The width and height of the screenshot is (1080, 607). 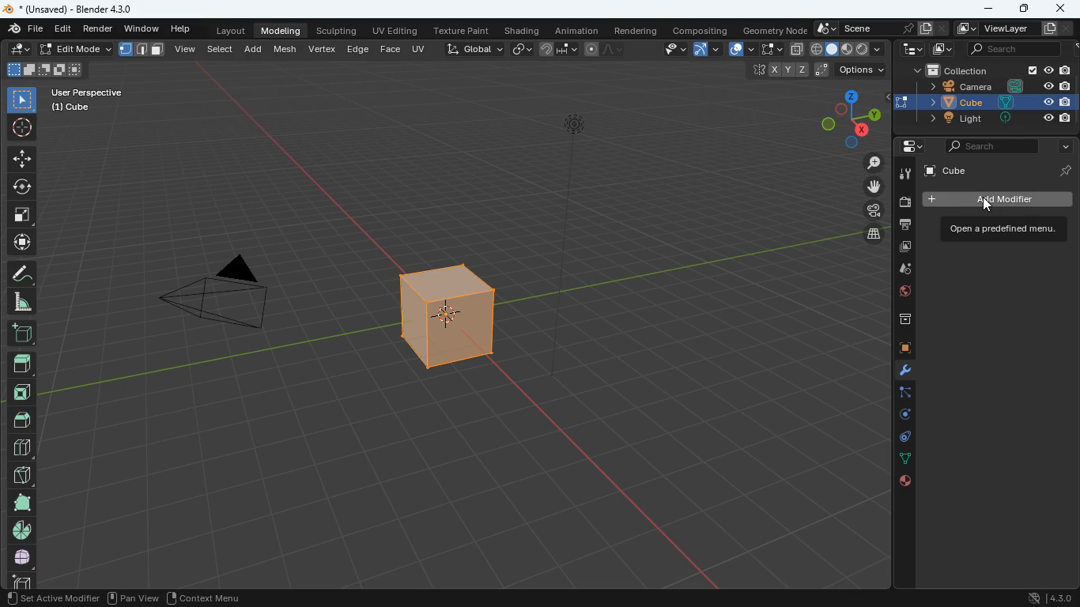 I want to click on blender, so click(x=64, y=9).